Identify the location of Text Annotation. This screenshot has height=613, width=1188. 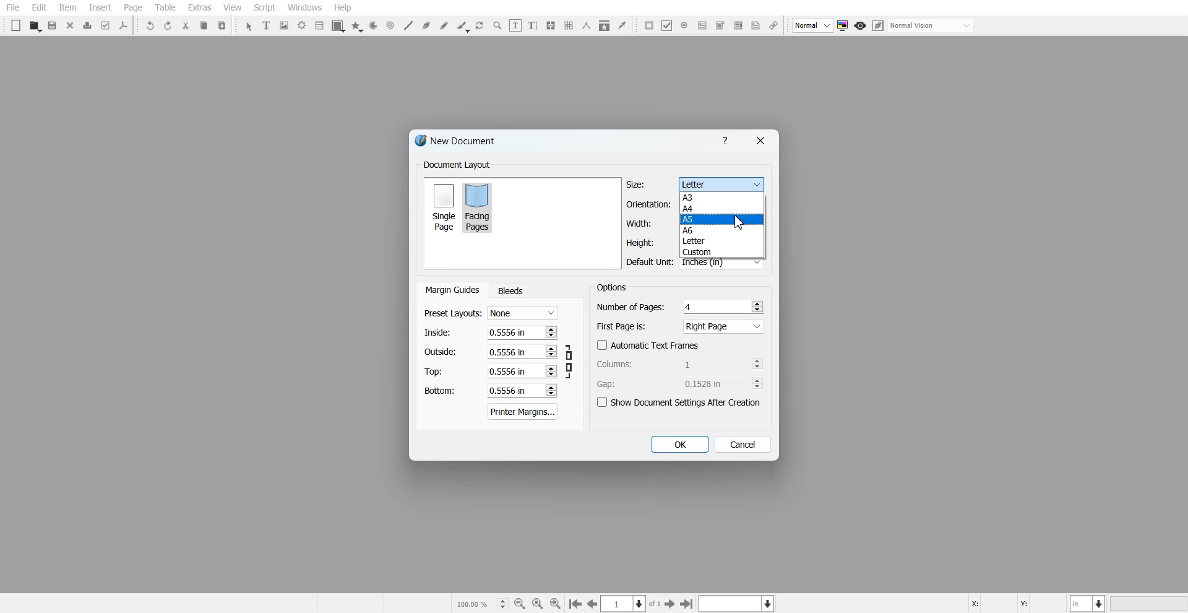
(755, 26).